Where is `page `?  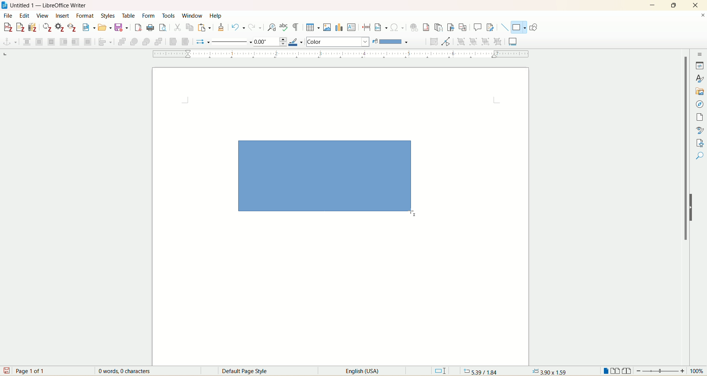 page  is located at coordinates (701, 117).